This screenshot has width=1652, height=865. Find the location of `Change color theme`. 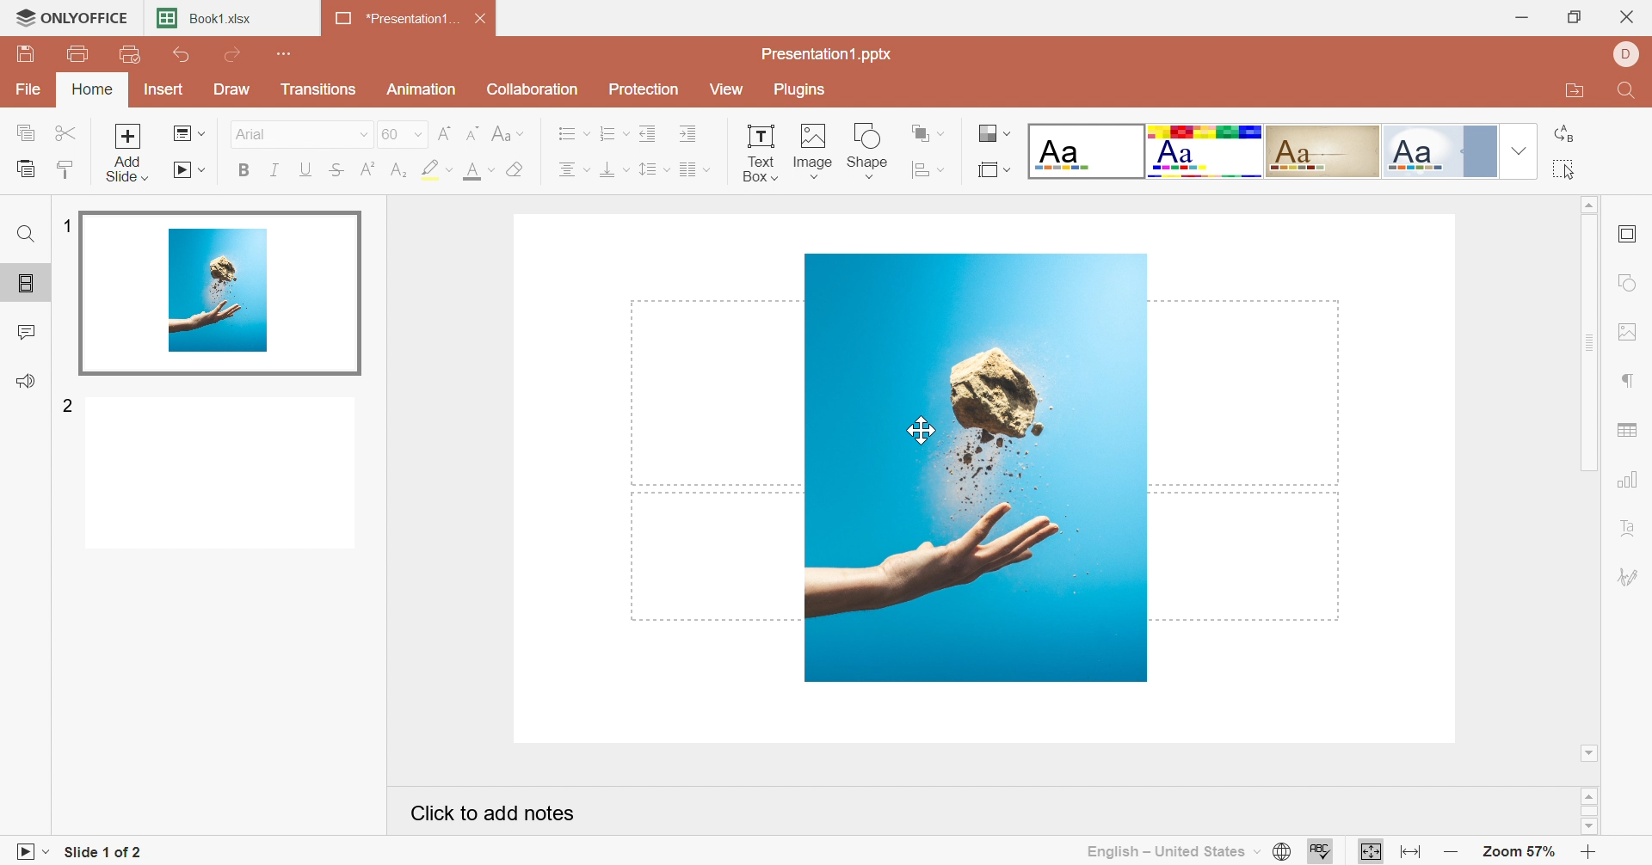

Change color theme is located at coordinates (992, 133).